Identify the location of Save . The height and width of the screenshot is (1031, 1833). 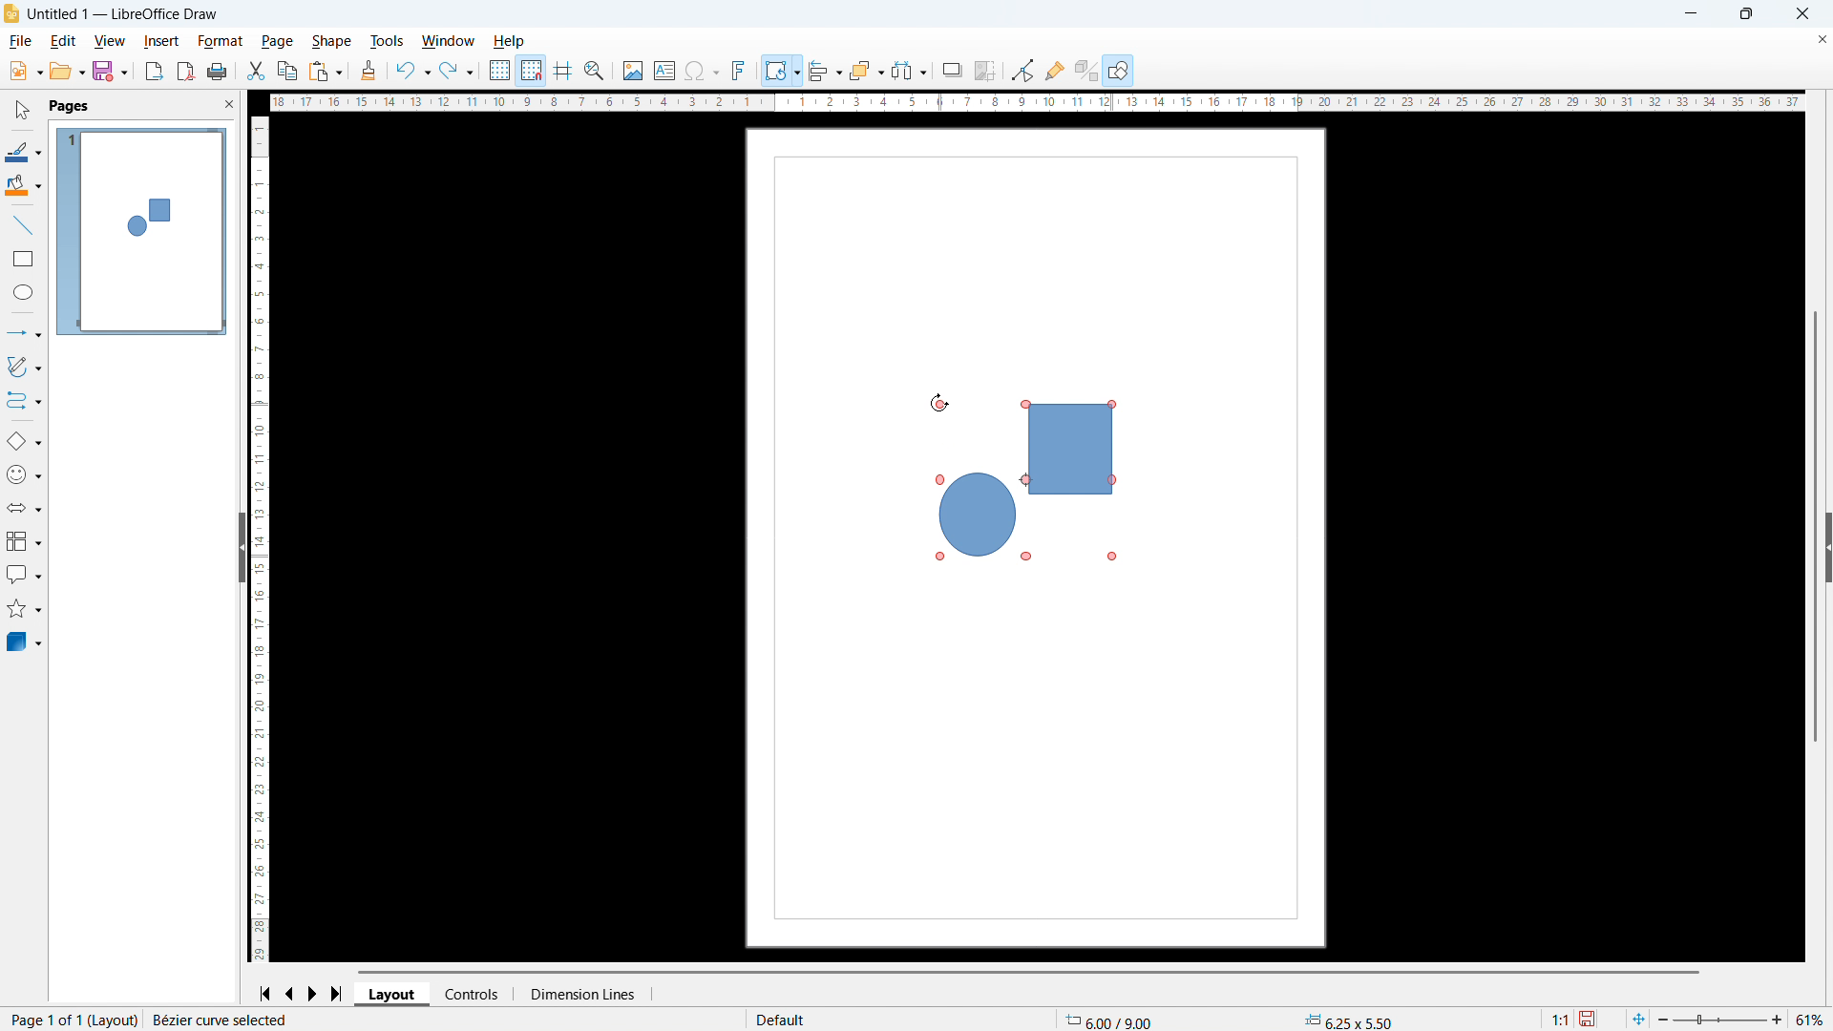
(1589, 1020).